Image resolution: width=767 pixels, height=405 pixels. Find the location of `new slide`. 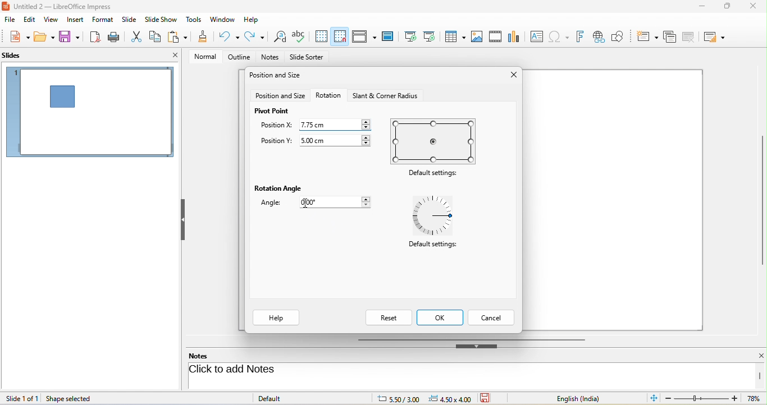

new slide is located at coordinates (647, 35).